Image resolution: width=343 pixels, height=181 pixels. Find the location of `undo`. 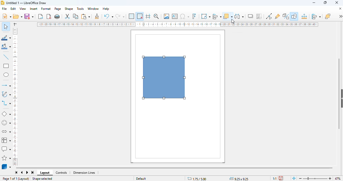

undo is located at coordinates (109, 16).